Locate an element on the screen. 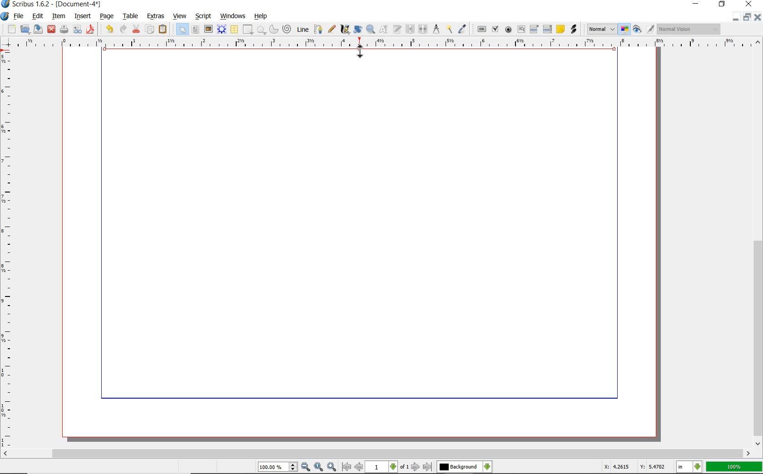 The image size is (763, 474). in is located at coordinates (689, 467).